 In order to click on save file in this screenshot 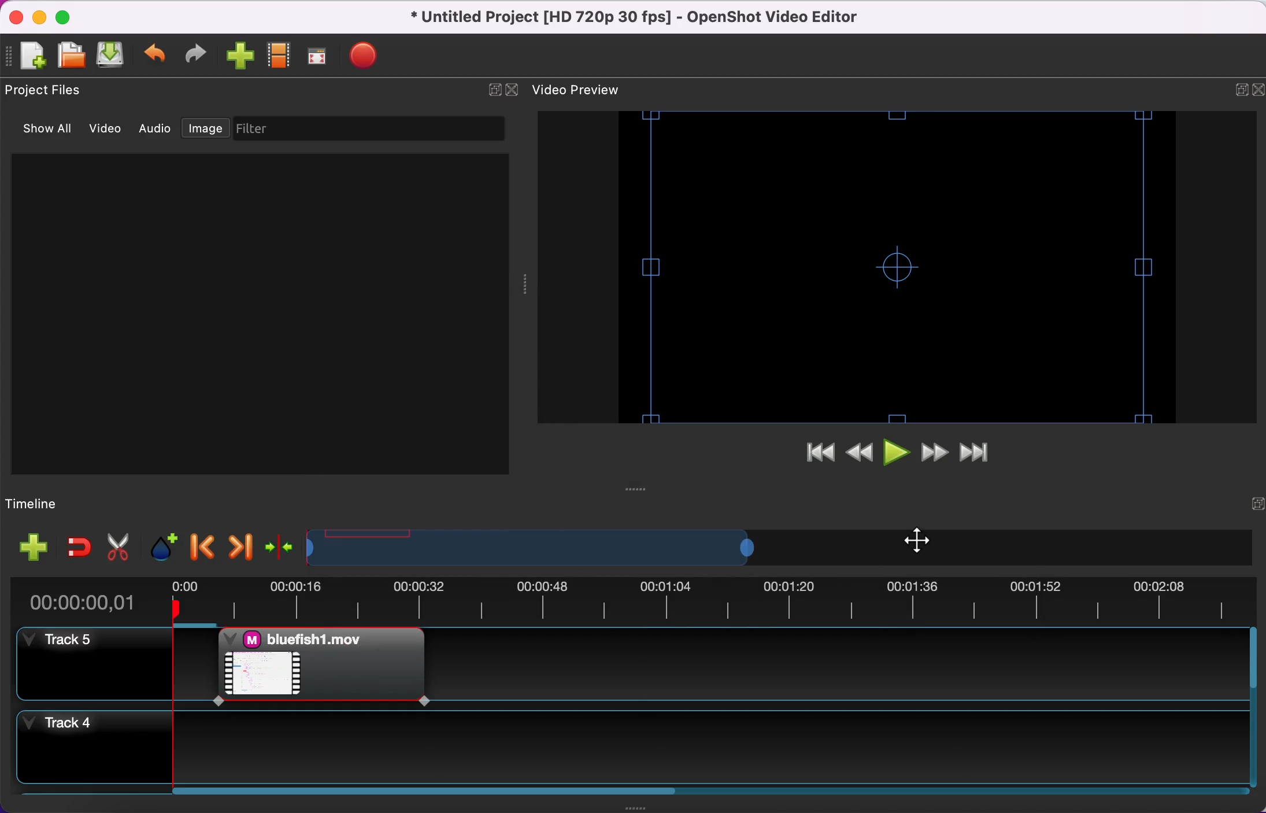, I will do `click(114, 56)`.